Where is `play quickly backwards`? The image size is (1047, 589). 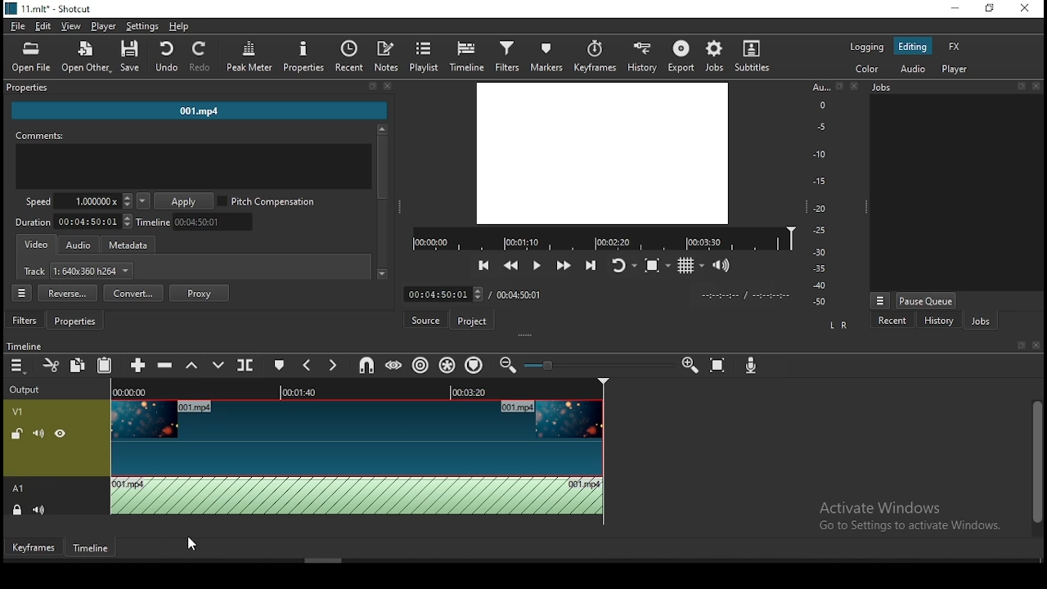 play quickly backwards is located at coordinates (512, 267).